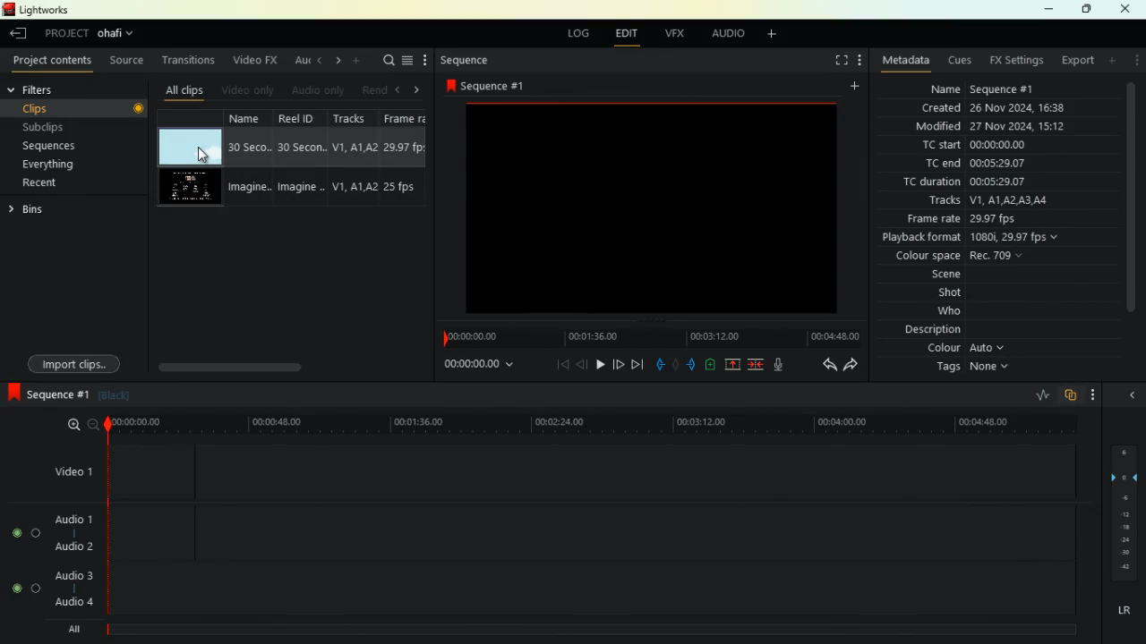 The width and height of the screenshot is (1146, 644). Describe the element at coordinates (50, 165) in the screenshot. I see `everything` at that location.